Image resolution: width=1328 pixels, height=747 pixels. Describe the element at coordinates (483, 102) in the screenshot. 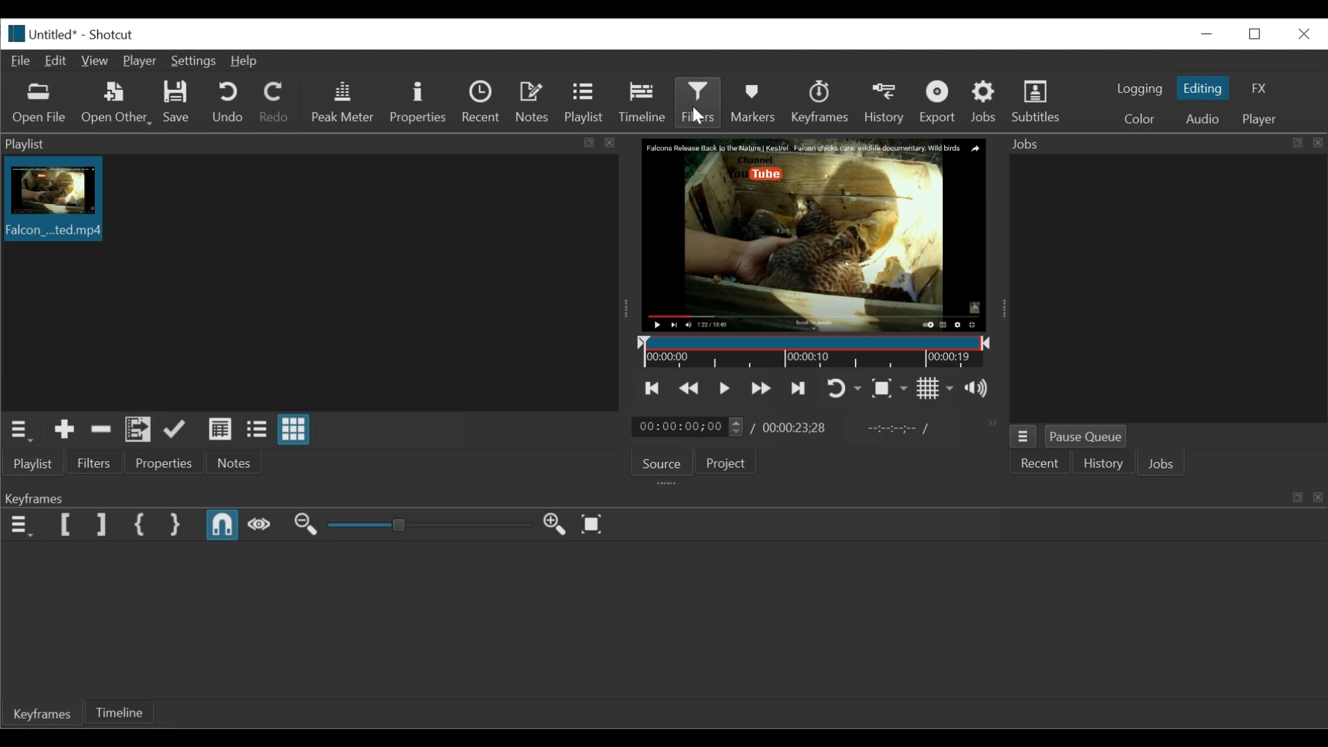

I see `Recent` at that location.